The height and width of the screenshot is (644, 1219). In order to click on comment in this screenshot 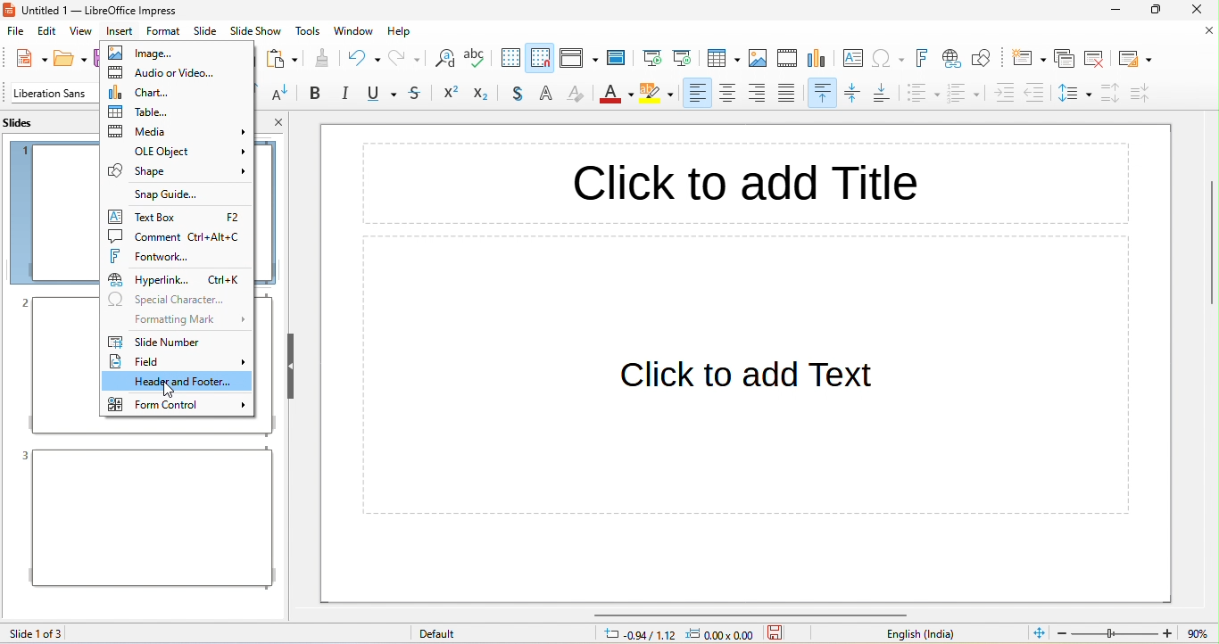, I will do `click(144, 235)`.